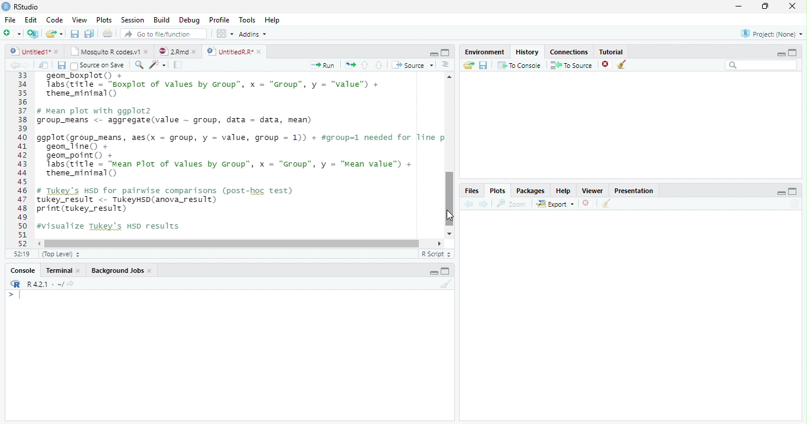 This screenshot has width=807, height=424. Describe the element at coordinates (9, 18) in the screenshot. I see `File` at that location.